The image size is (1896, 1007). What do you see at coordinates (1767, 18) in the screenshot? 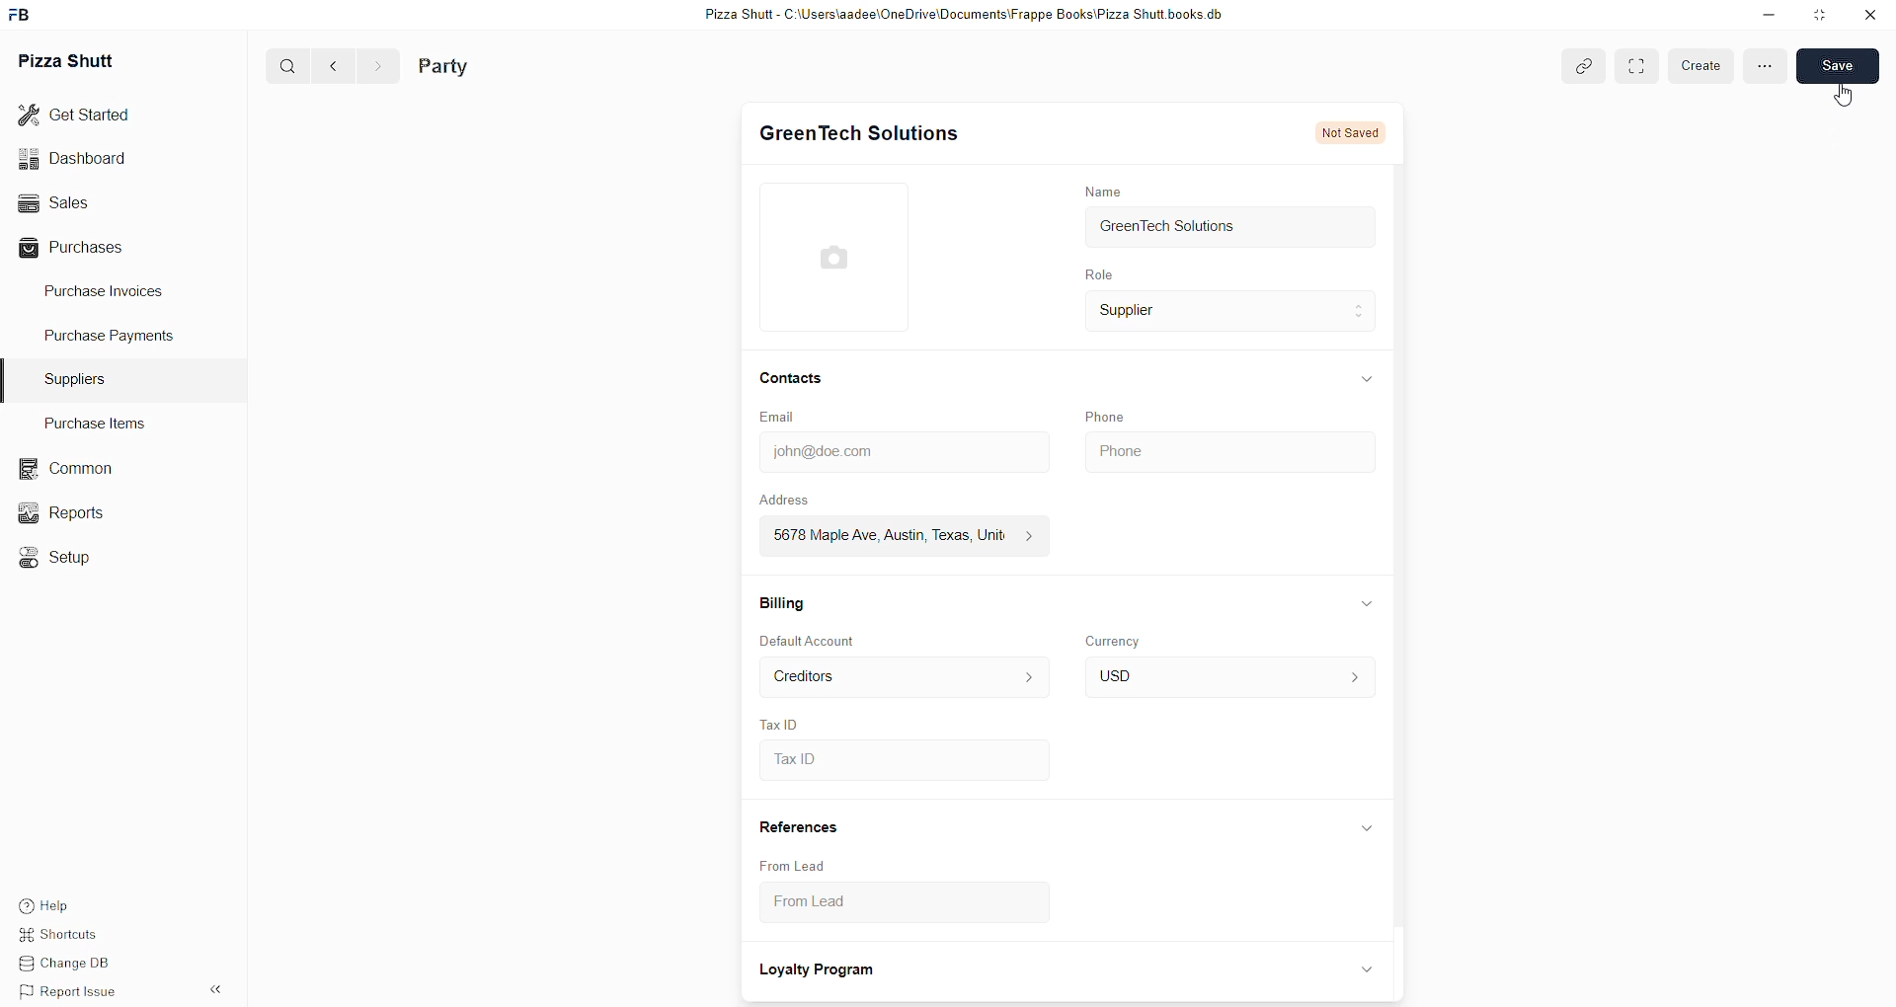
I see `minimize` at bounding box center [1767, 18].